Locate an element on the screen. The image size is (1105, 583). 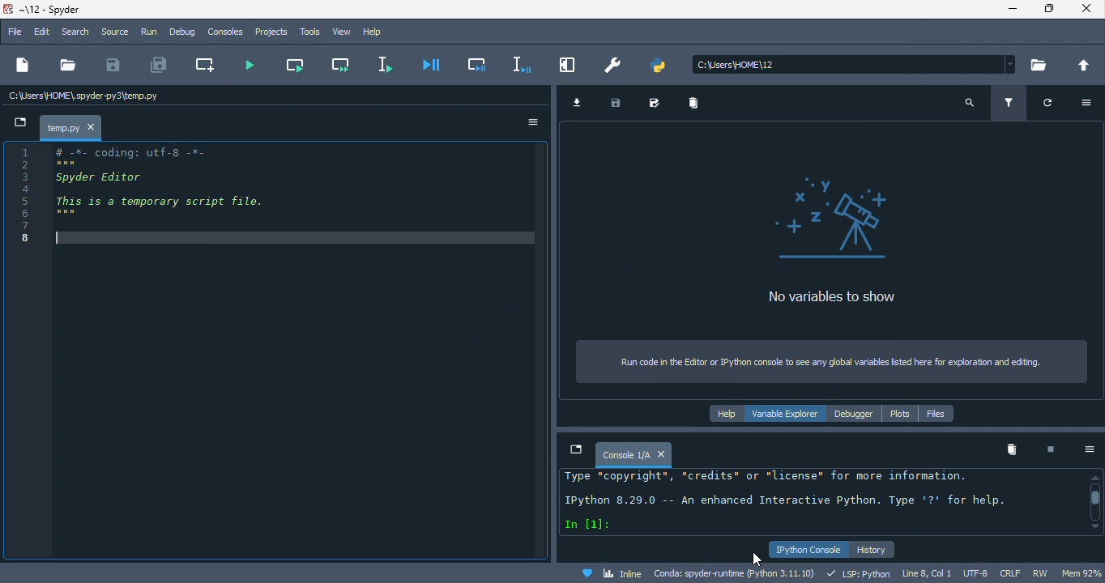
maximize is located at coordinates (1047, 11).